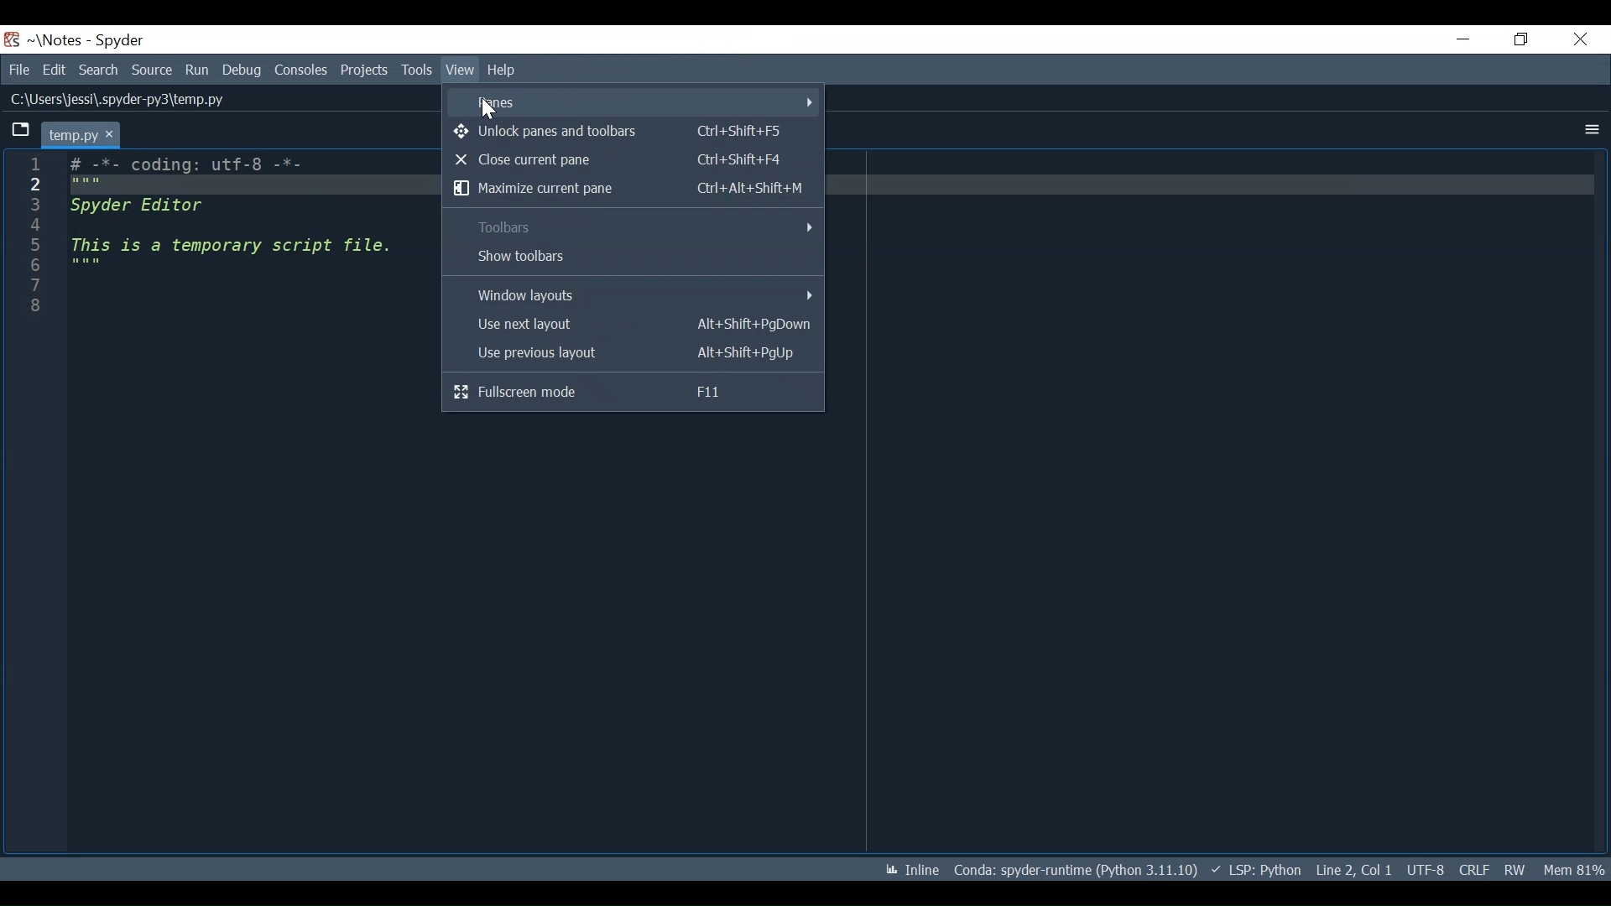  Describe the element at coordinates (101, 70) in the screenshot. I see `Search` at that location.